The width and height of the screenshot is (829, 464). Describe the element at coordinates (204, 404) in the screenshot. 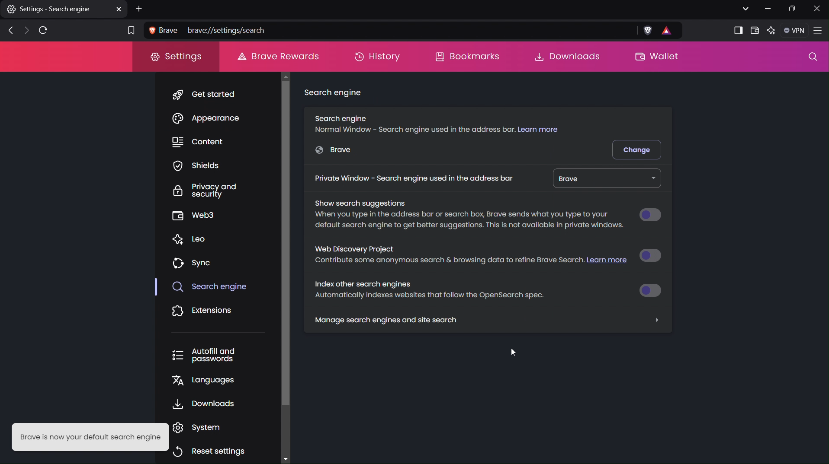

I see `Downloads` at that location.